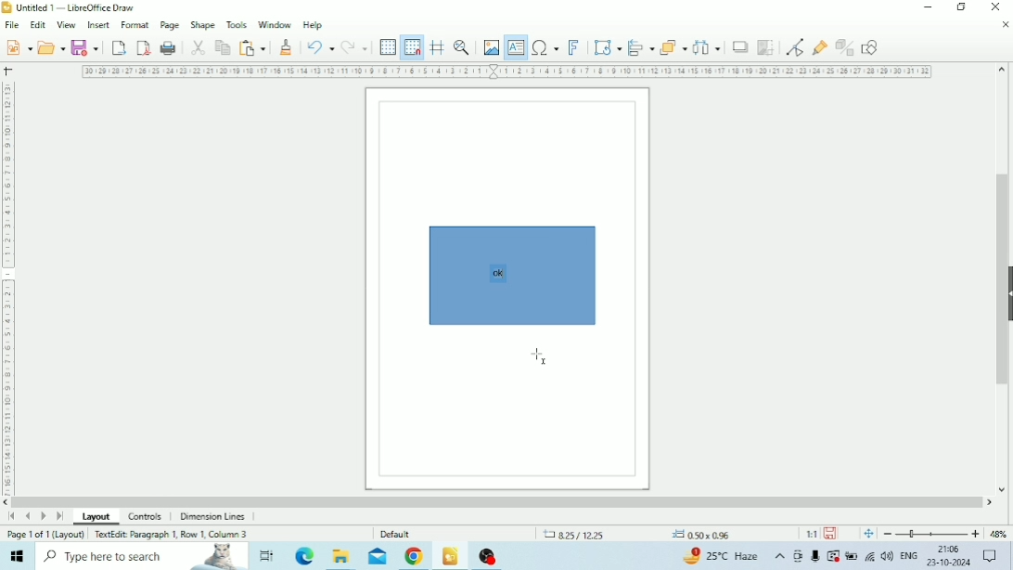  What do you see at coordinates (148, 517) in the screenshot?
I see `Controls` at bounding box center [148, 517].